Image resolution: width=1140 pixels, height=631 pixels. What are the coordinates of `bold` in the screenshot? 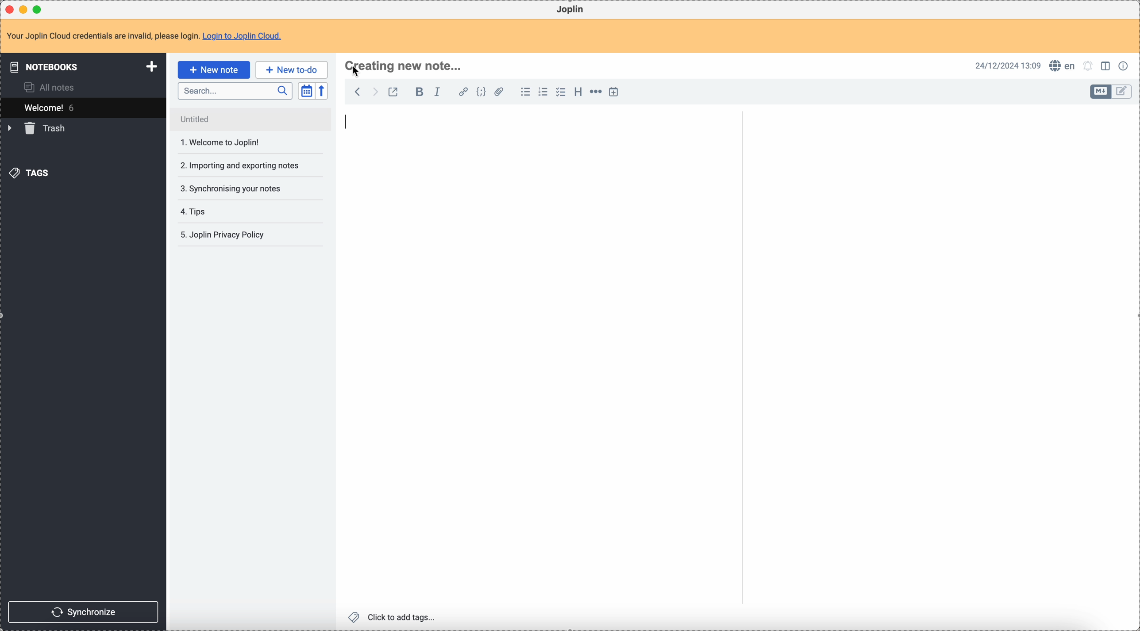 It's located at (417, 92).